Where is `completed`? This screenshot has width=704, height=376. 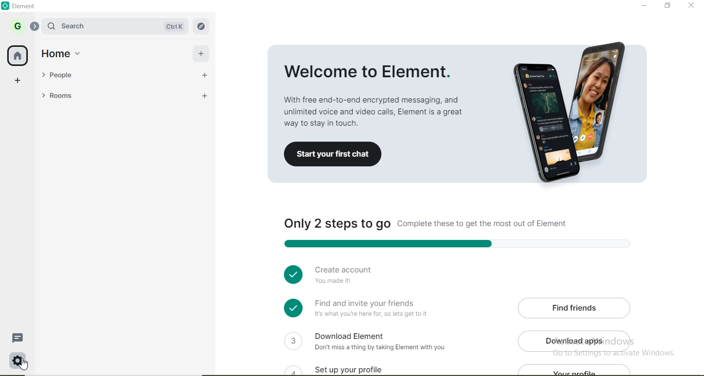 completed is located at coordinates (291, 273).